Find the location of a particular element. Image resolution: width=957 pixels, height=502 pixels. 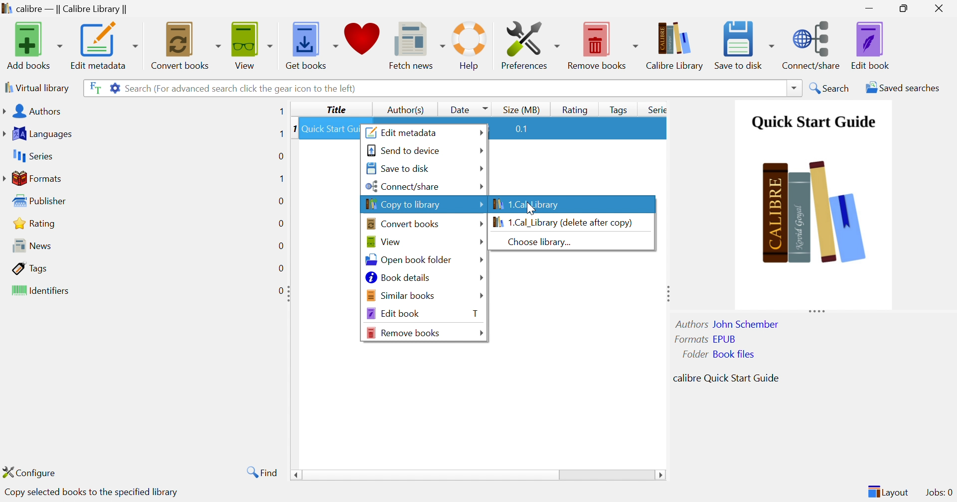

Edit metadata is located at coordinates (105, 45).